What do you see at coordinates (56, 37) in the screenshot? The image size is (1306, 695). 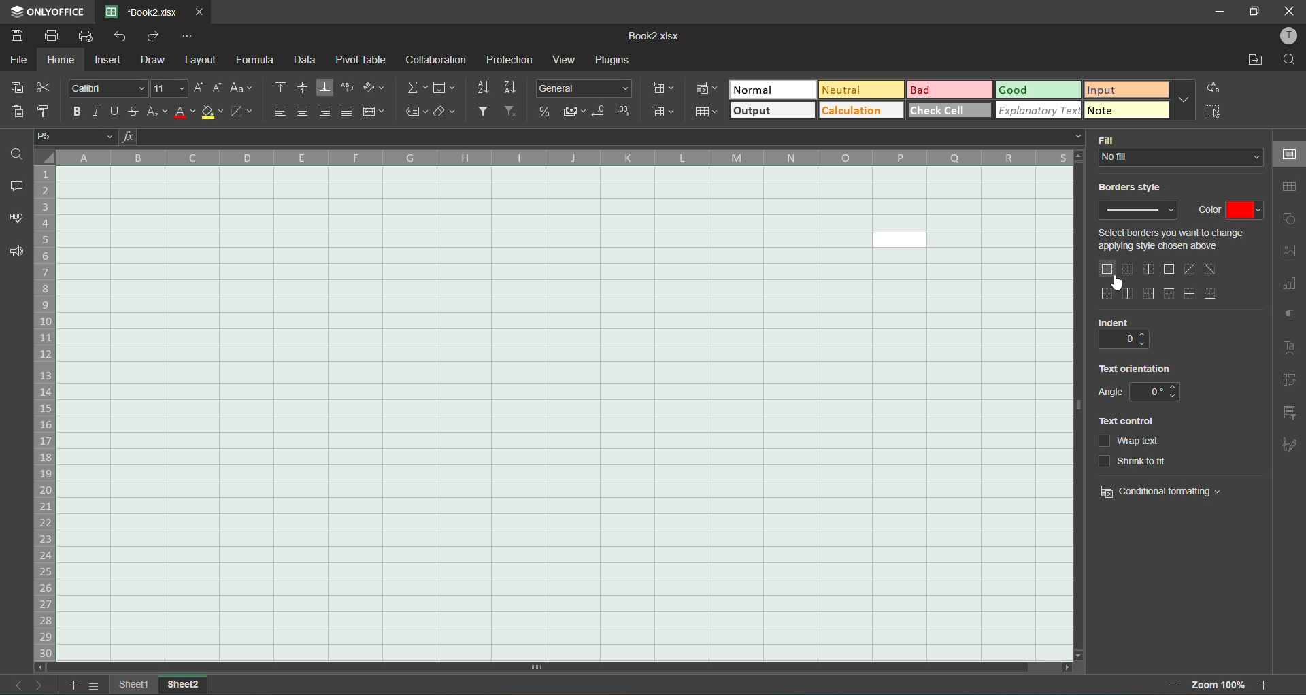 I see `print` at bounding box center [56, 37].